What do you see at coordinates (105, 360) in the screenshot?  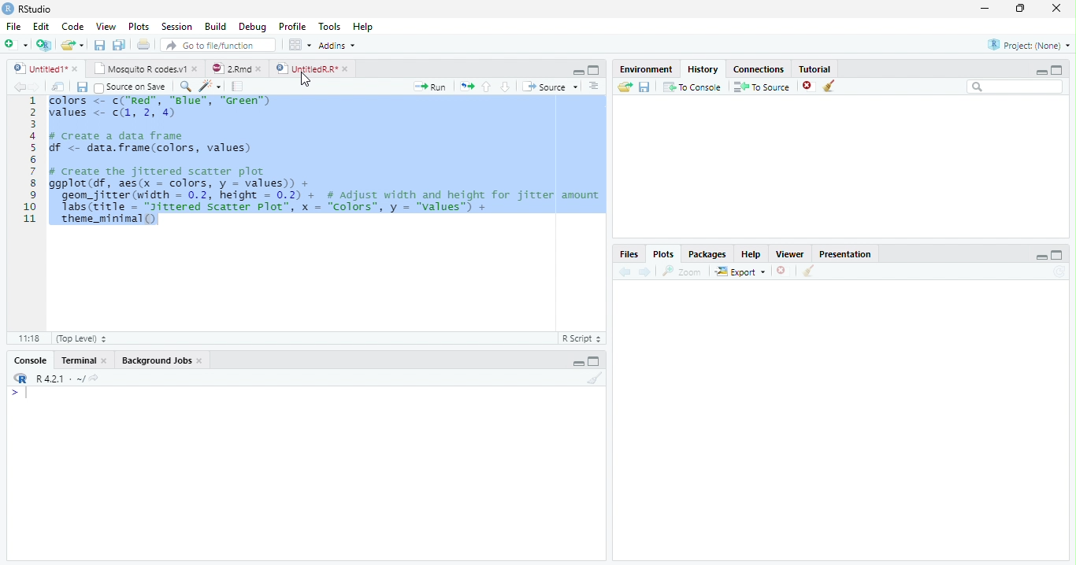 I see `close` at bounding box center [105, 360].